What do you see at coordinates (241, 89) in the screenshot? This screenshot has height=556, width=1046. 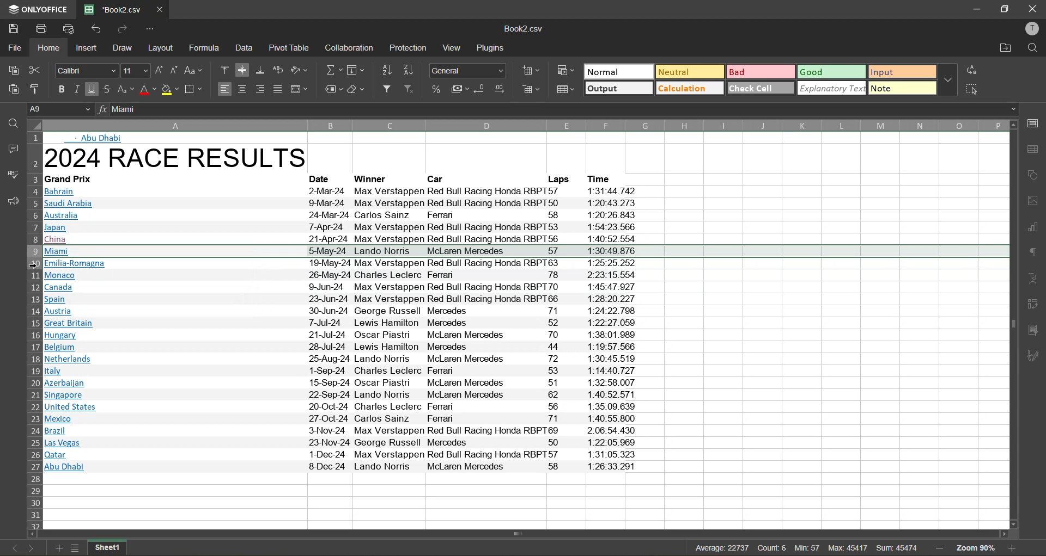 I see `align center` at bounding box center [241, 89].